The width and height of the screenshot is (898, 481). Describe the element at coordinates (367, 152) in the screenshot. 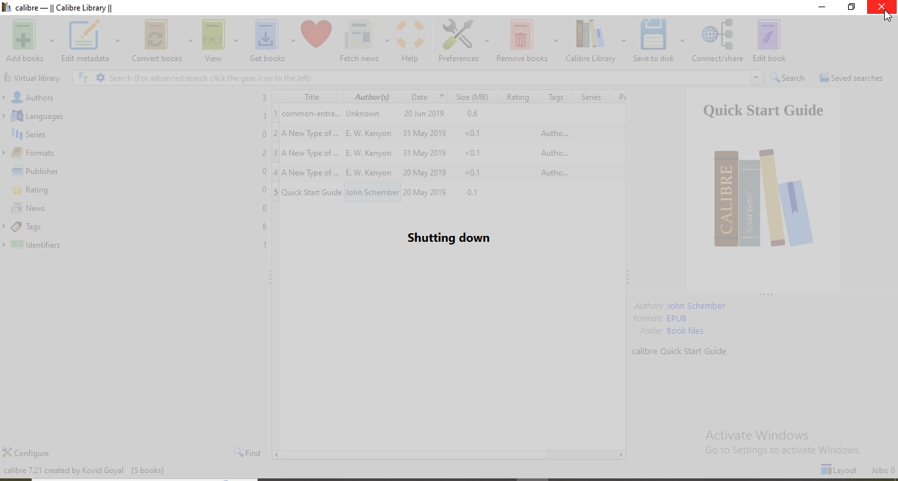

I see `E W Kenyon` at that location.